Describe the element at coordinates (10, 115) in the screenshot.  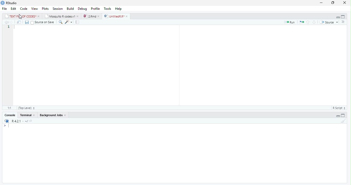
I see `Console` at that location.